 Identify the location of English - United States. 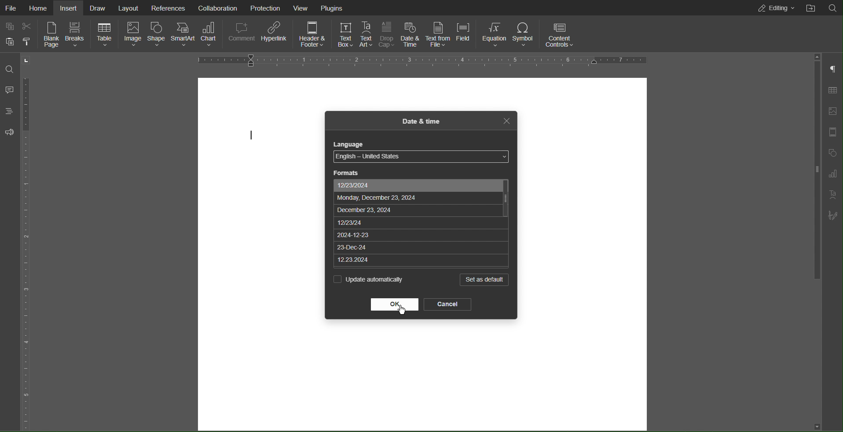
(419, 157).